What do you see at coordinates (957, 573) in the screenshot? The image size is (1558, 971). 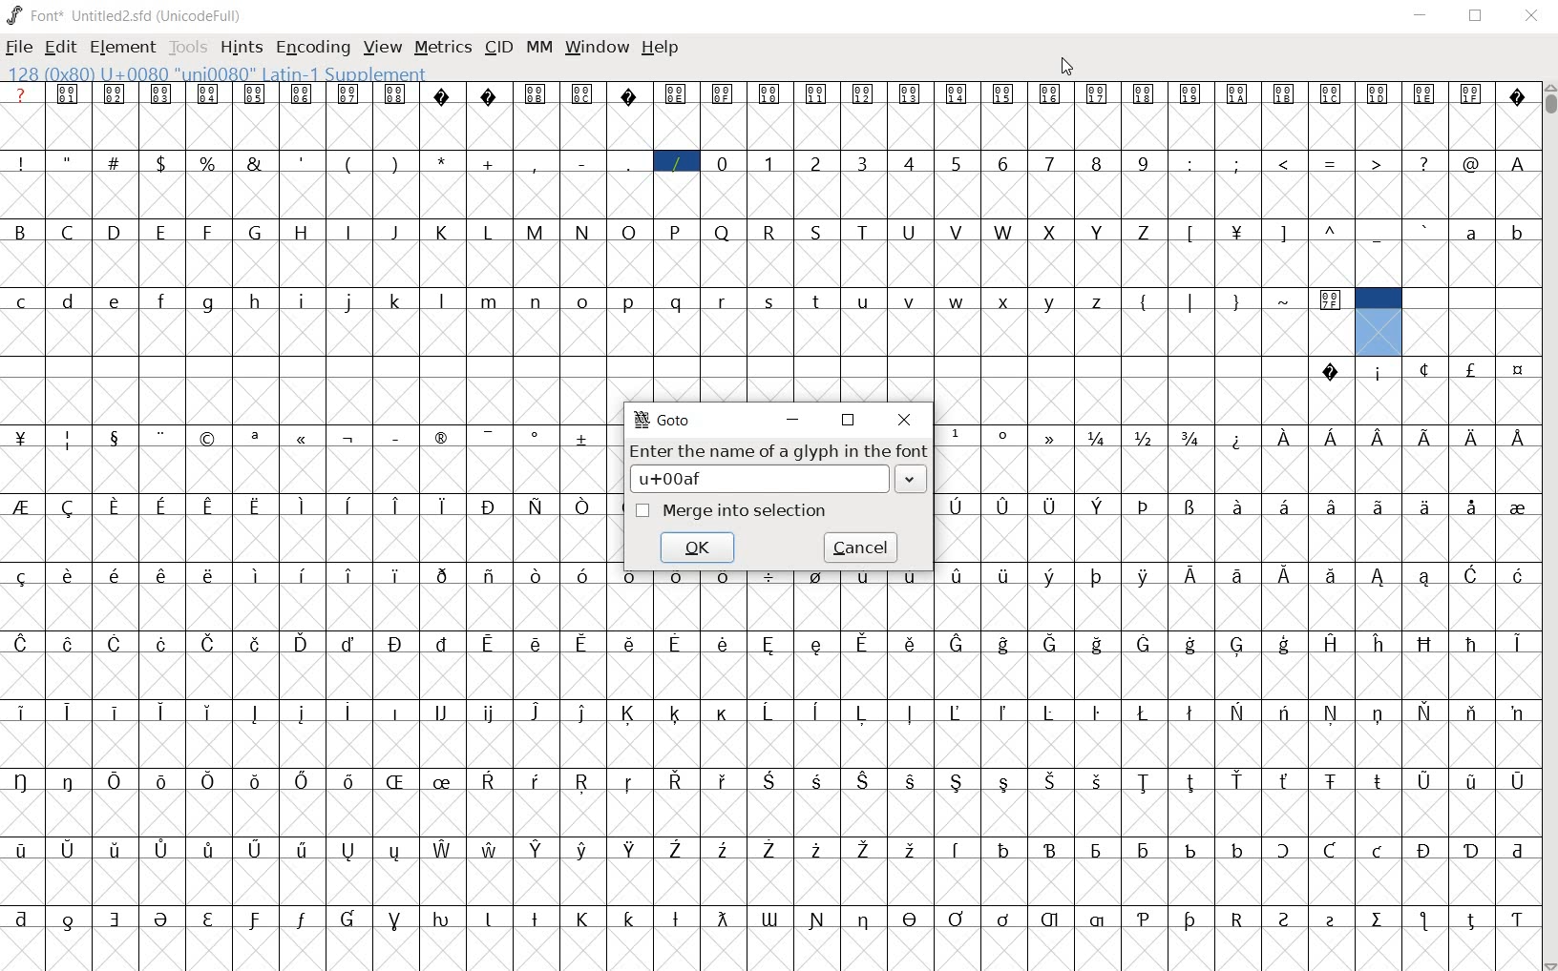 I see `Symbol` at bounding box center [957, 573].